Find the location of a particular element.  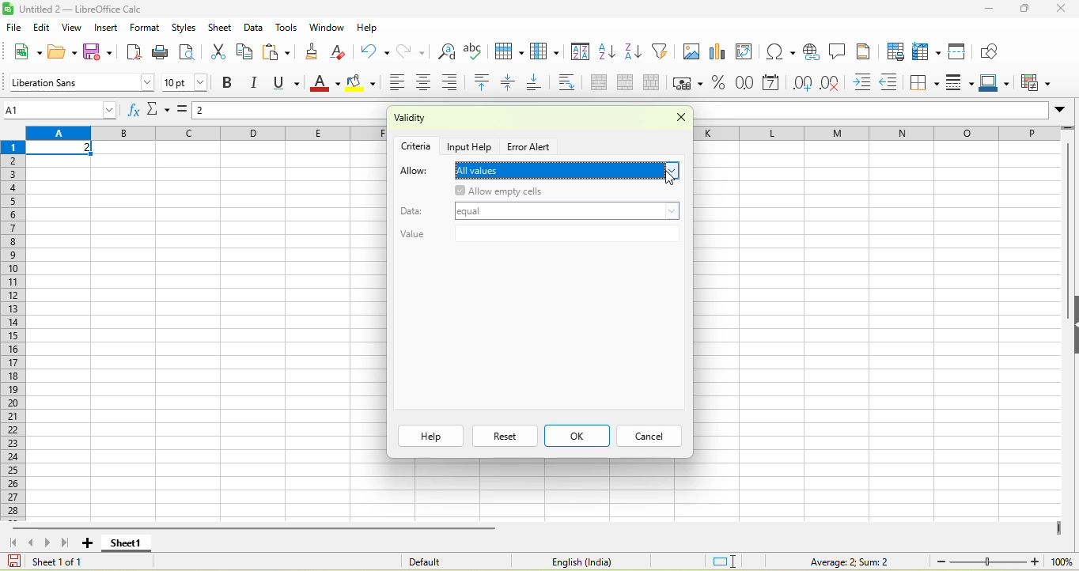

formula is located at coordinates (185, 113).